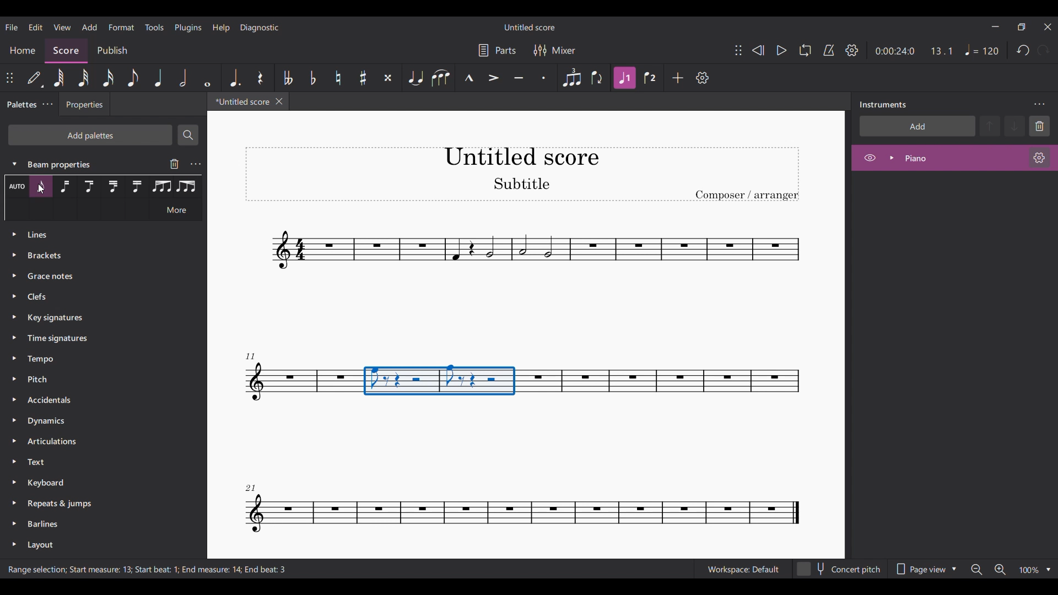 The height and width of the screenshot is (595, 1058). What do you see at coordinates (174, 164) in the screenshot?
I see `Delete` at bounding box center [174, 164].